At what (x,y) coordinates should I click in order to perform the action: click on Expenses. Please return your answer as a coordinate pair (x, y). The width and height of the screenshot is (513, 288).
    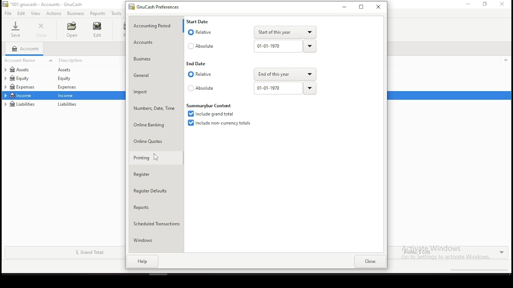
    Looking at the image, I should click on (66, 88).